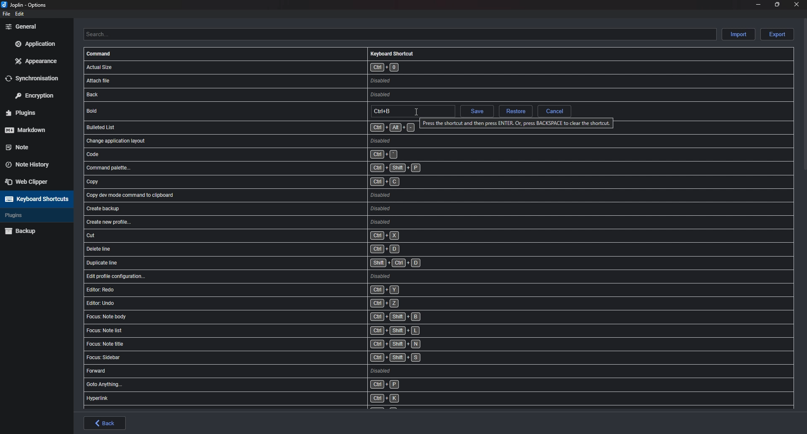  I want to click on General, so click(34, 26).